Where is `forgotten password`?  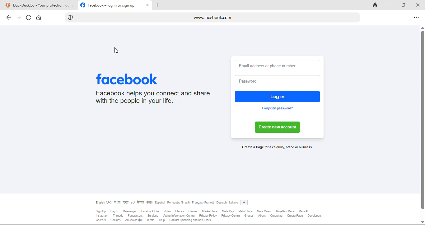
forgotten password is located at coordinates (278, 108).